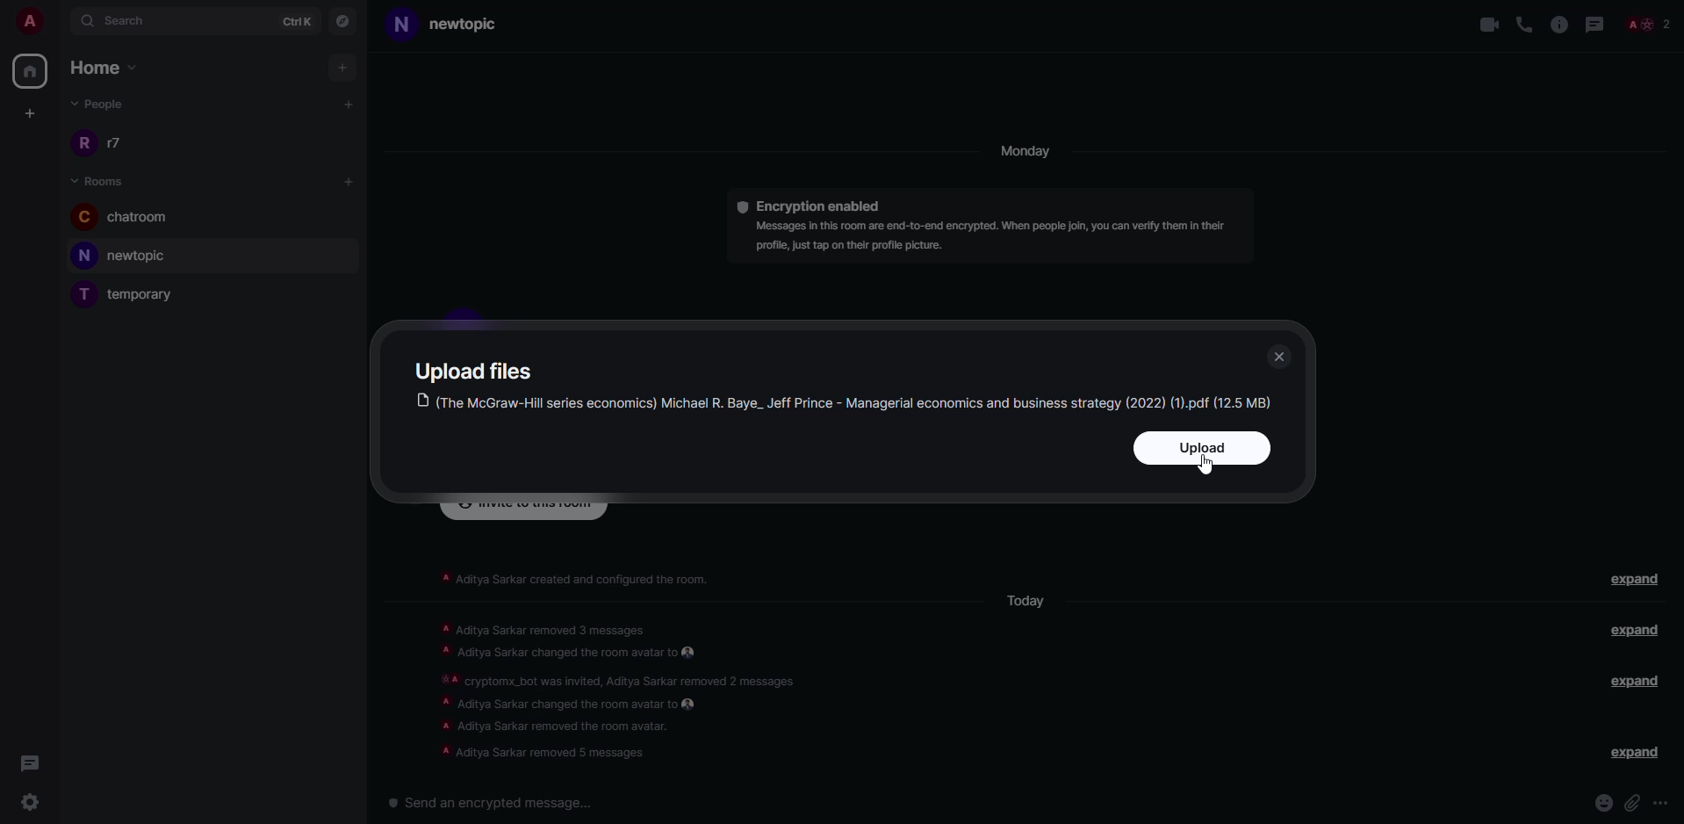 The image size is (1684, 824). I want to click on add, so click(342, 66).